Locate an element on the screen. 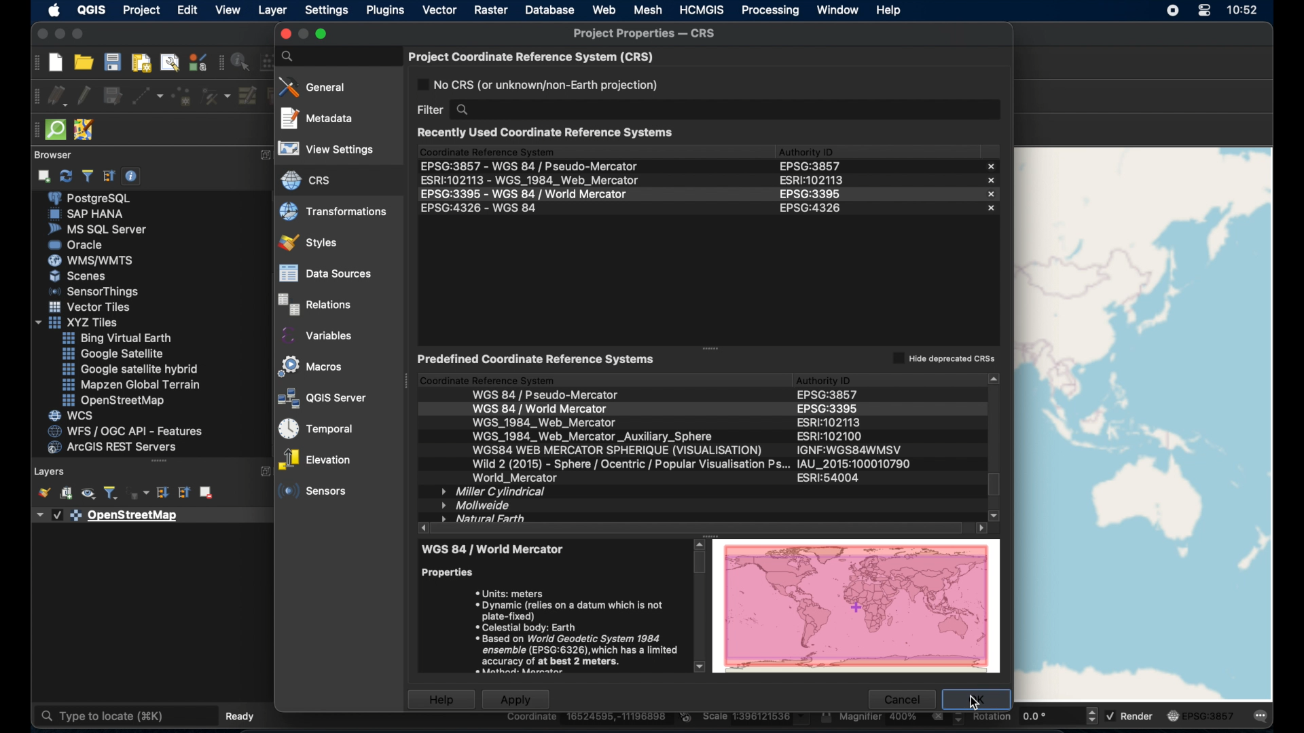  view settings is located at coordinates (331, 149).